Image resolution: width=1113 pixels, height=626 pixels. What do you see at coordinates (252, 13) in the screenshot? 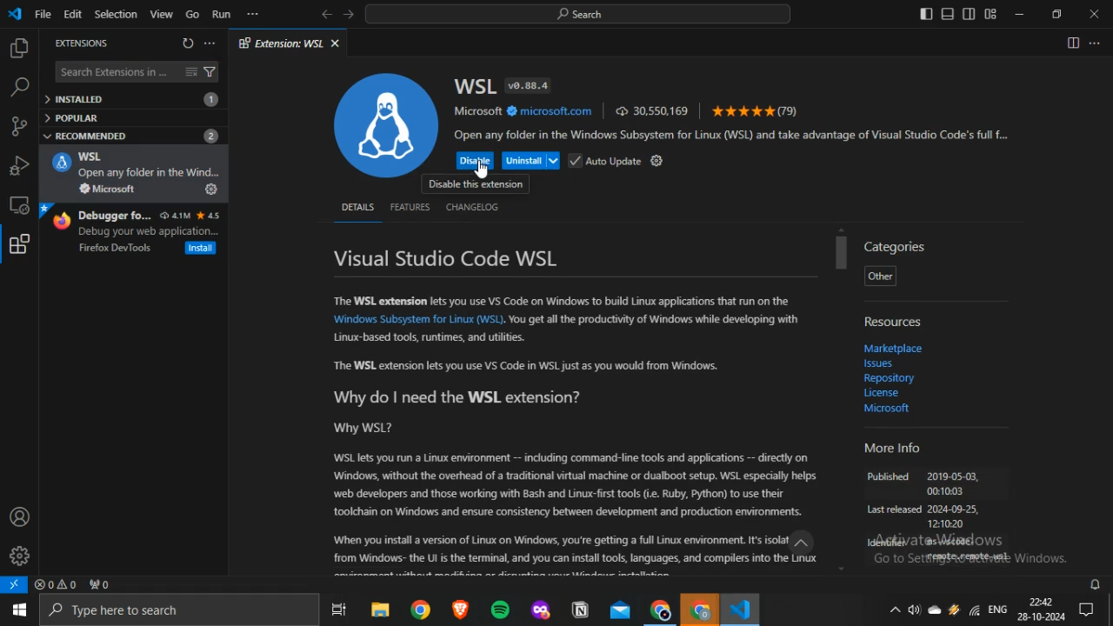
I see `more options` at bounding box center [252, 13].